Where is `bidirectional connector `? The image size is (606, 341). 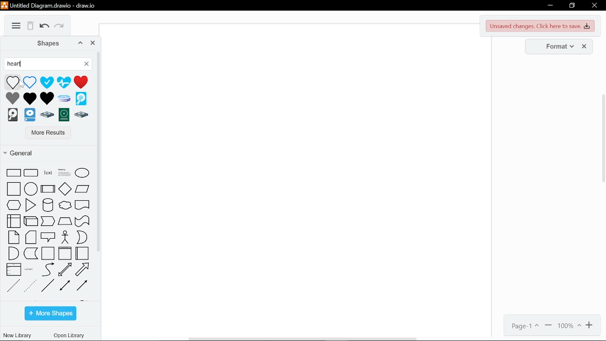 bidirectional connector  is located at coordinates (65, 286).